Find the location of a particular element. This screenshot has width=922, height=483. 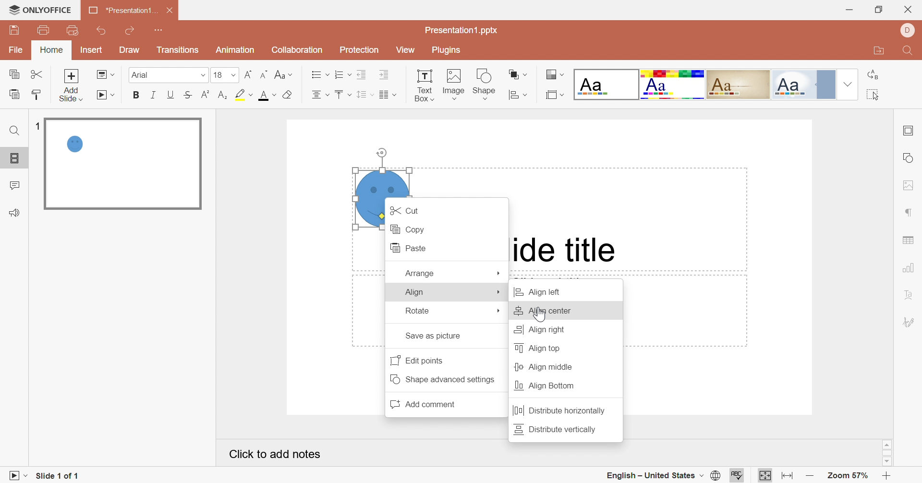

Align Right is located at coordinates (539, 329).